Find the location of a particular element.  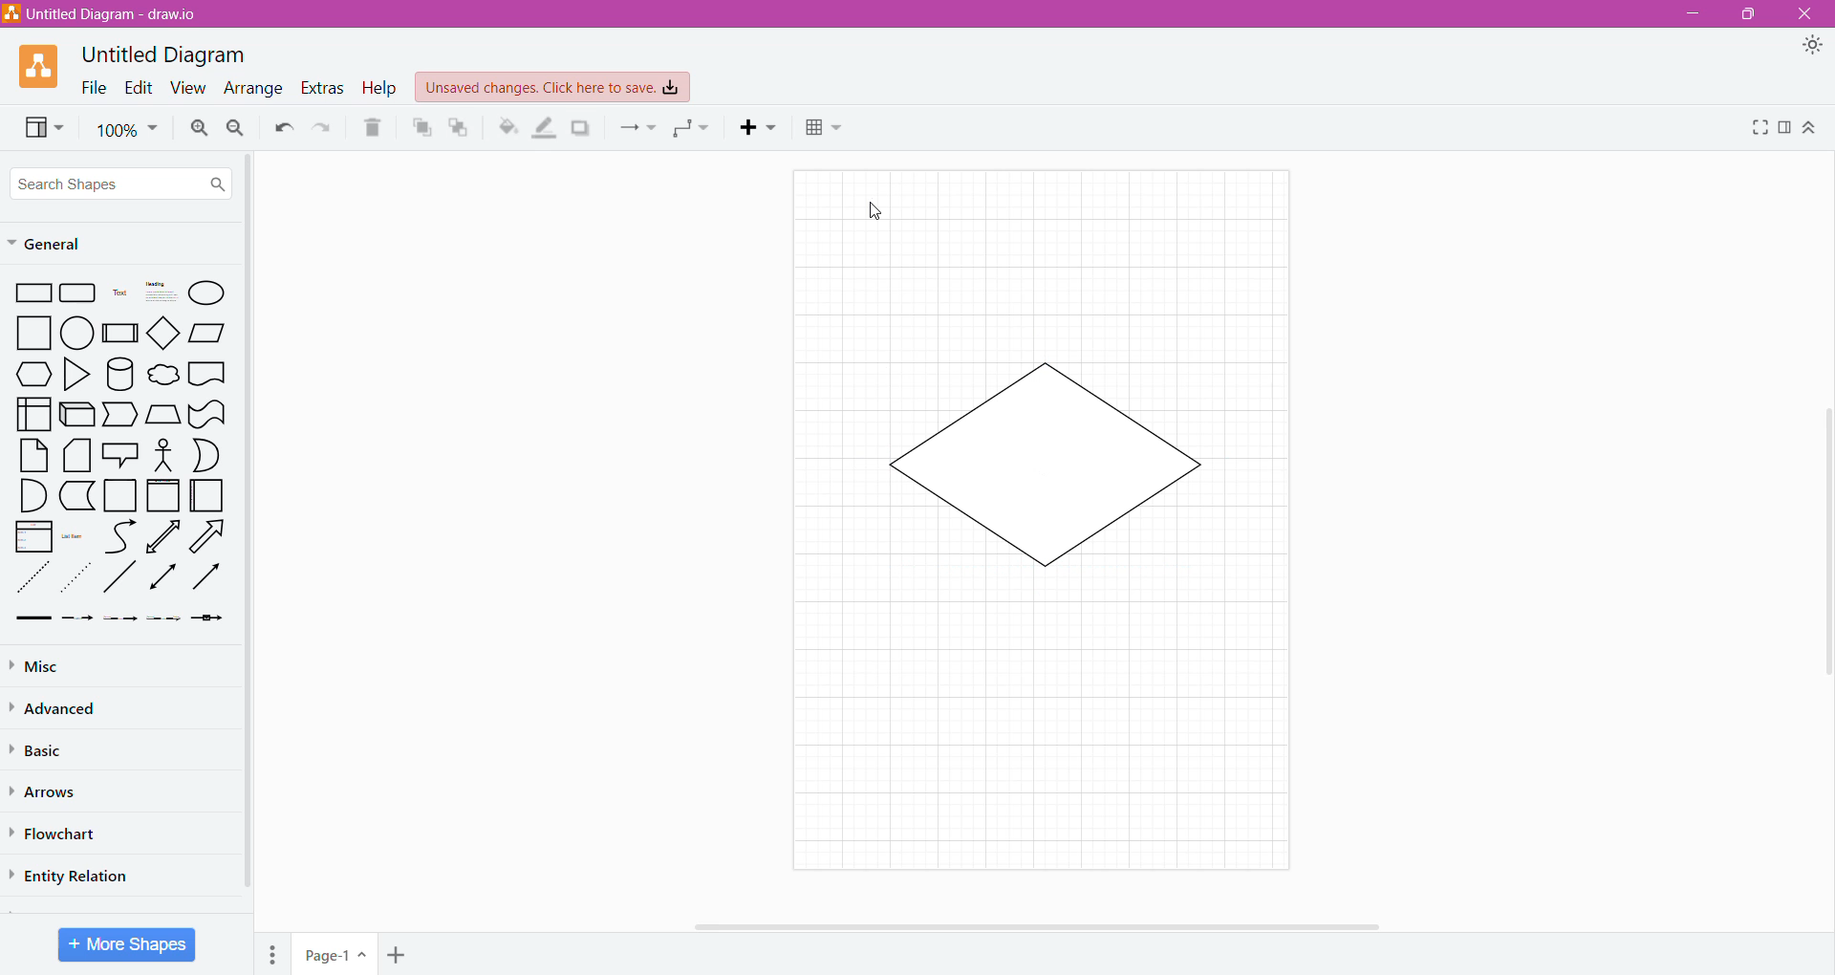

Directional Connector is located at coordinates (210, 581).